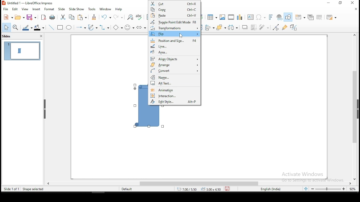  I want to click on zoom level, so click(352, 189).